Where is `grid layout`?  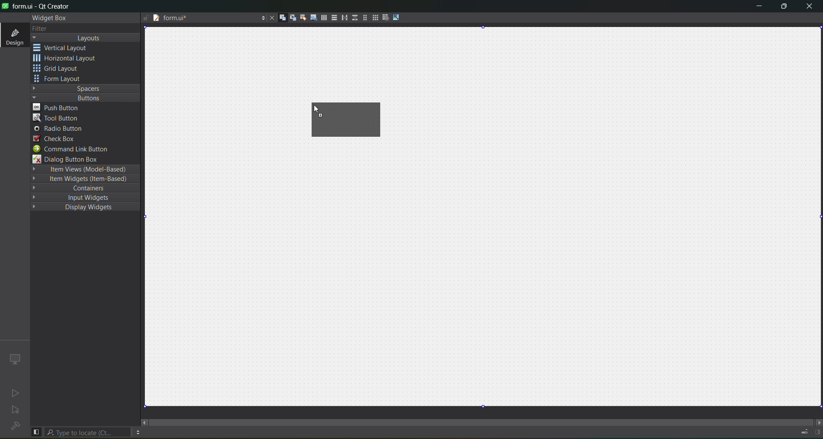
grid layout is located at coordinates (59, 69).